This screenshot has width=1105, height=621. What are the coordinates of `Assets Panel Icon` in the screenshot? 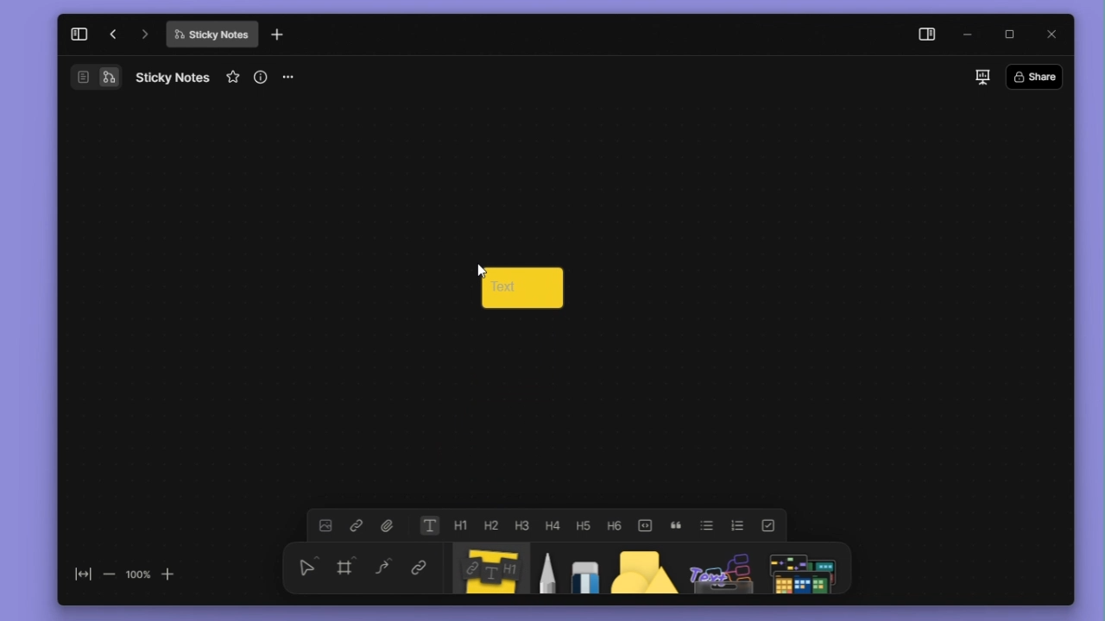 It's located at (719, 572).